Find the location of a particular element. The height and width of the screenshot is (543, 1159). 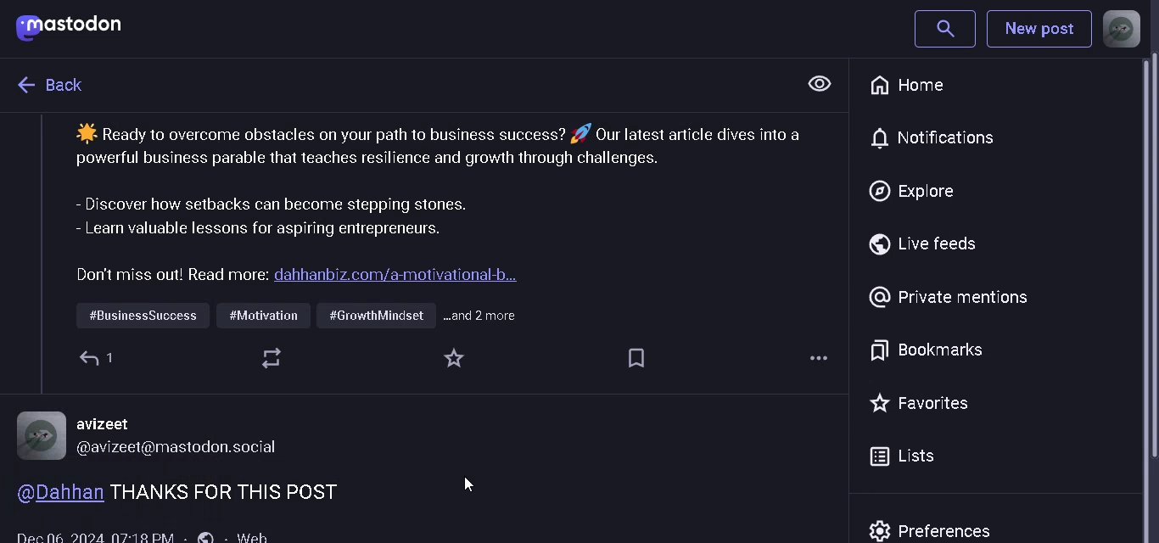

Refresh is located at coordinates (276, 361).